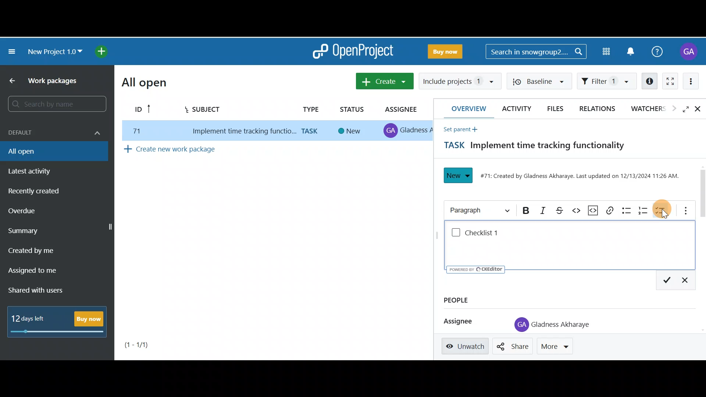 The image size is (706, 397). I want to click on Buy now, so click(90, 319).